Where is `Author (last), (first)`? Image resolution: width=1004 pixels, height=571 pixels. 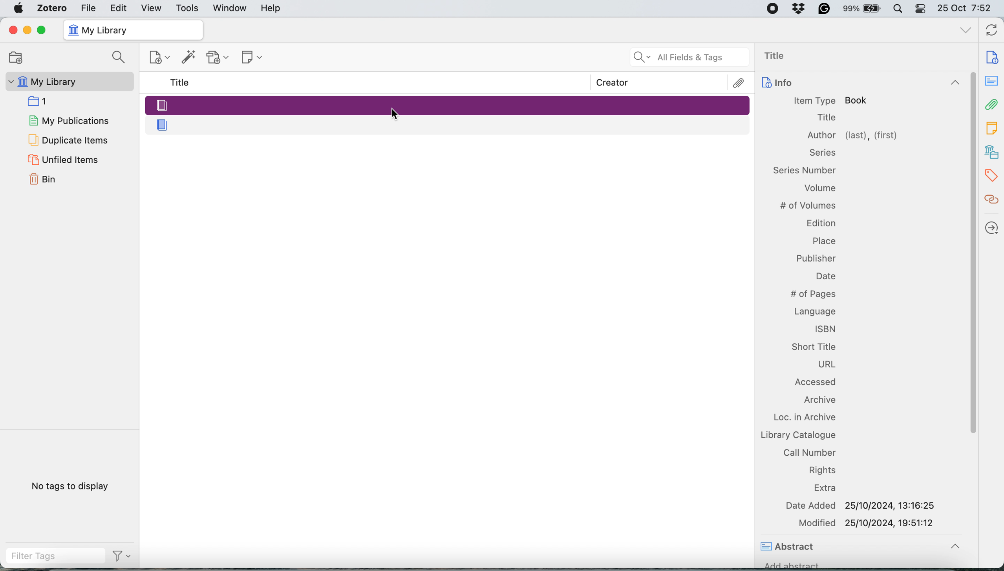
Author (last), (first) is located at coordinates (853, 136).